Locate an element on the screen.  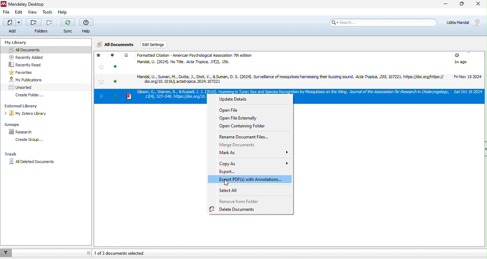
help is located at coordinates (87, 26).